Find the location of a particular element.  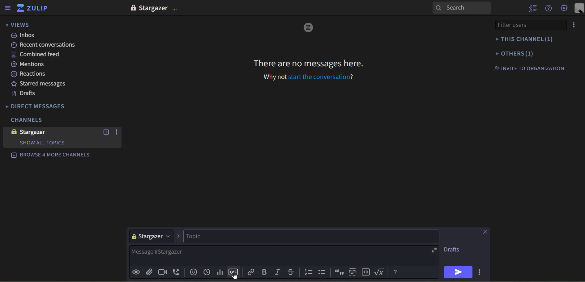

get help is located at coordinates (549, 8).